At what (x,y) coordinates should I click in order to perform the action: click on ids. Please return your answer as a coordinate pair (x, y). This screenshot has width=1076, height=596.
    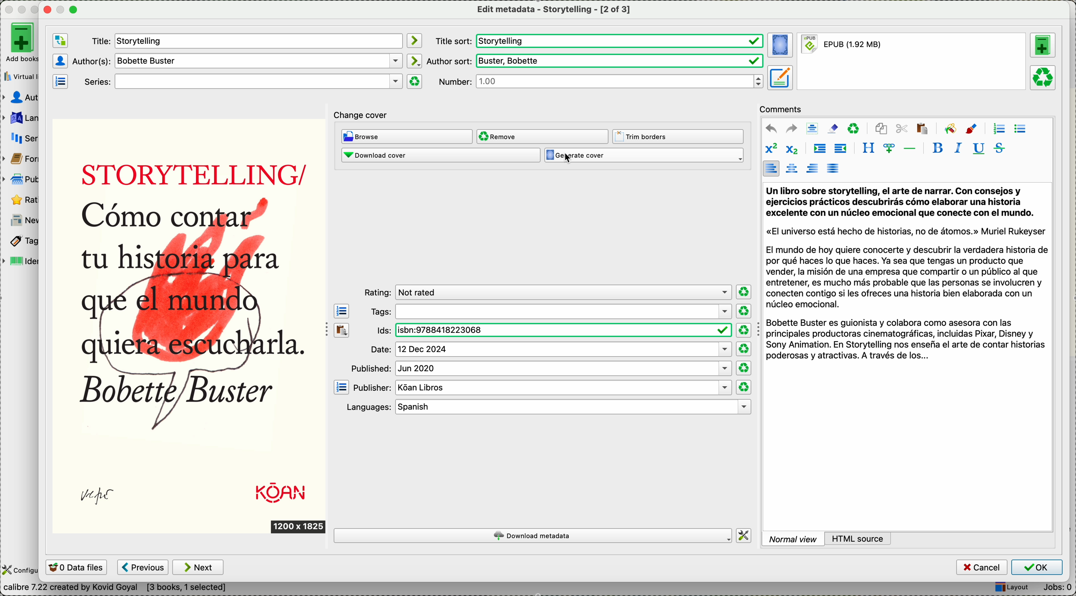
    Looking at the image, I should click on (549, 330).